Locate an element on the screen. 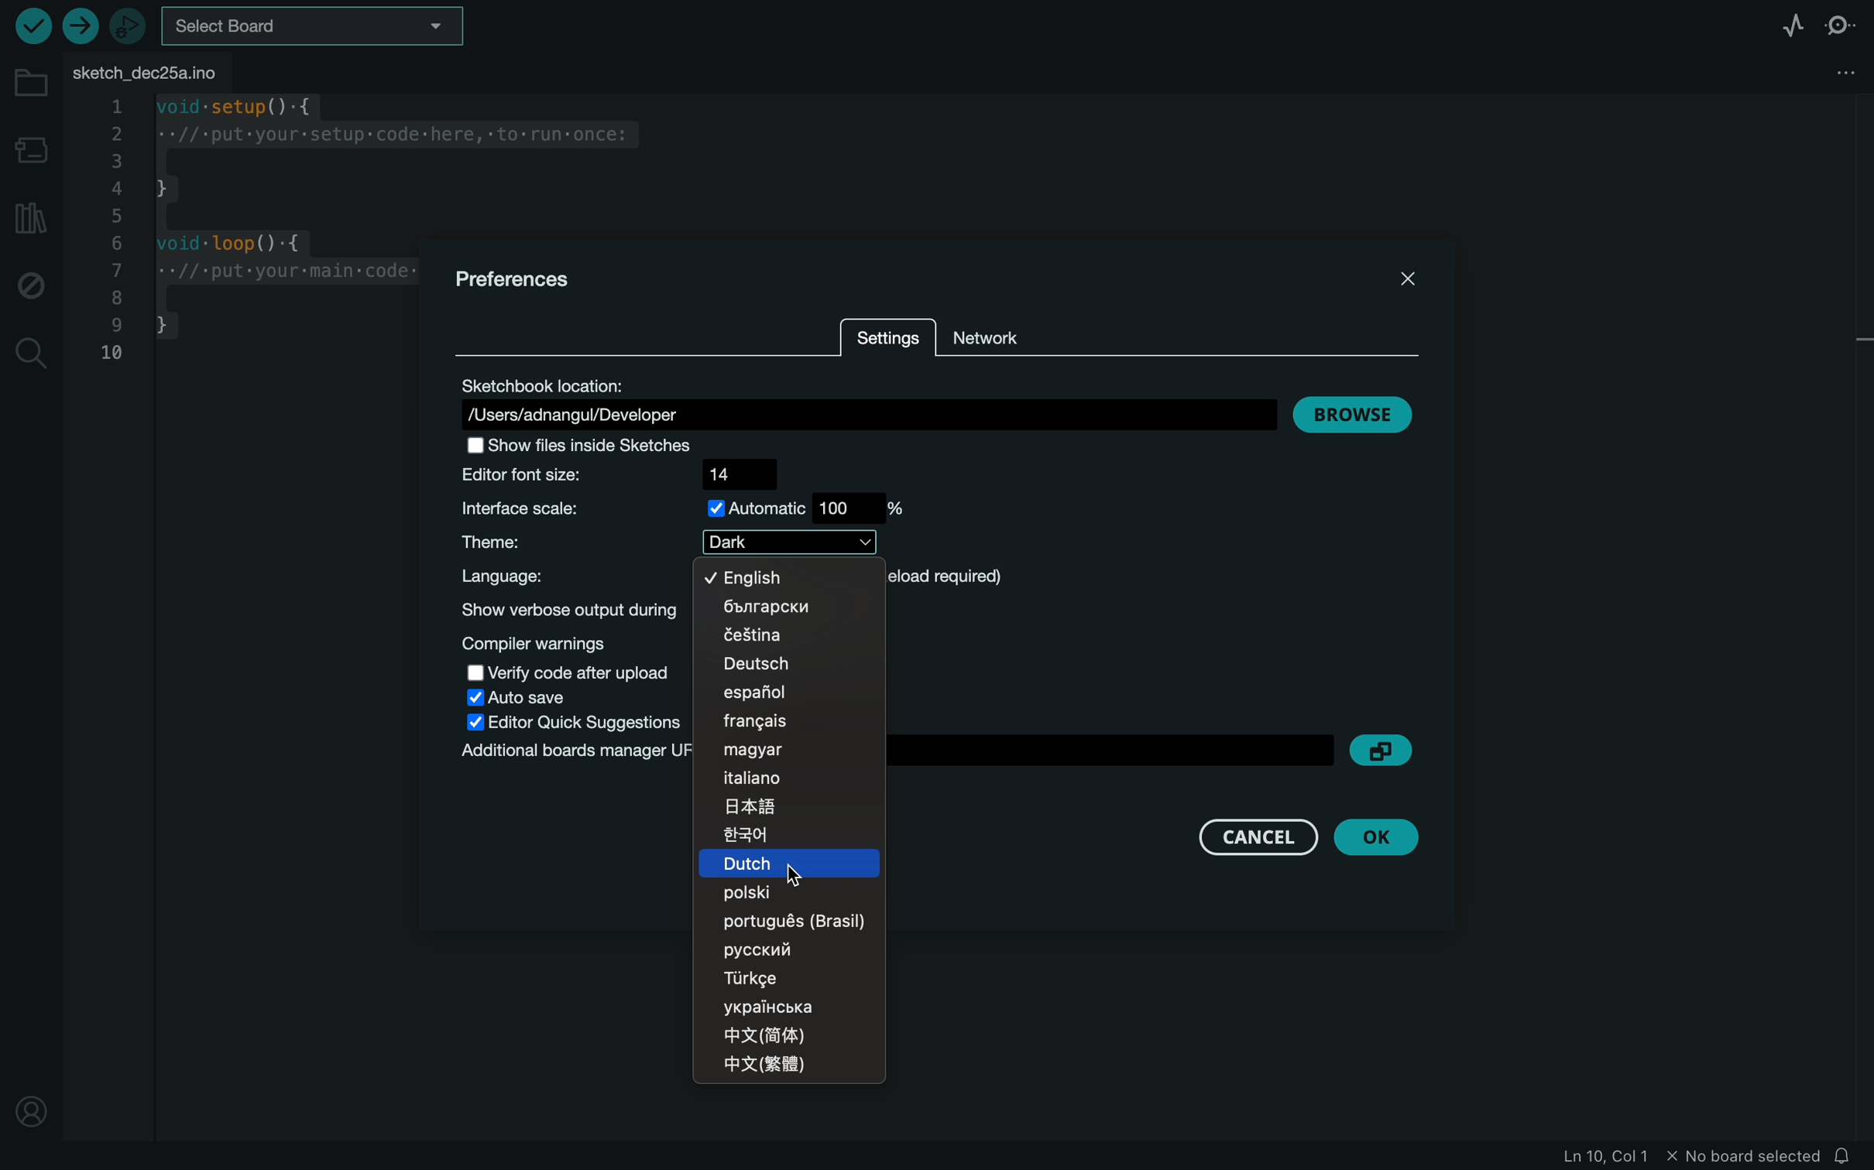  copy is located at coordinates (1386, 750).